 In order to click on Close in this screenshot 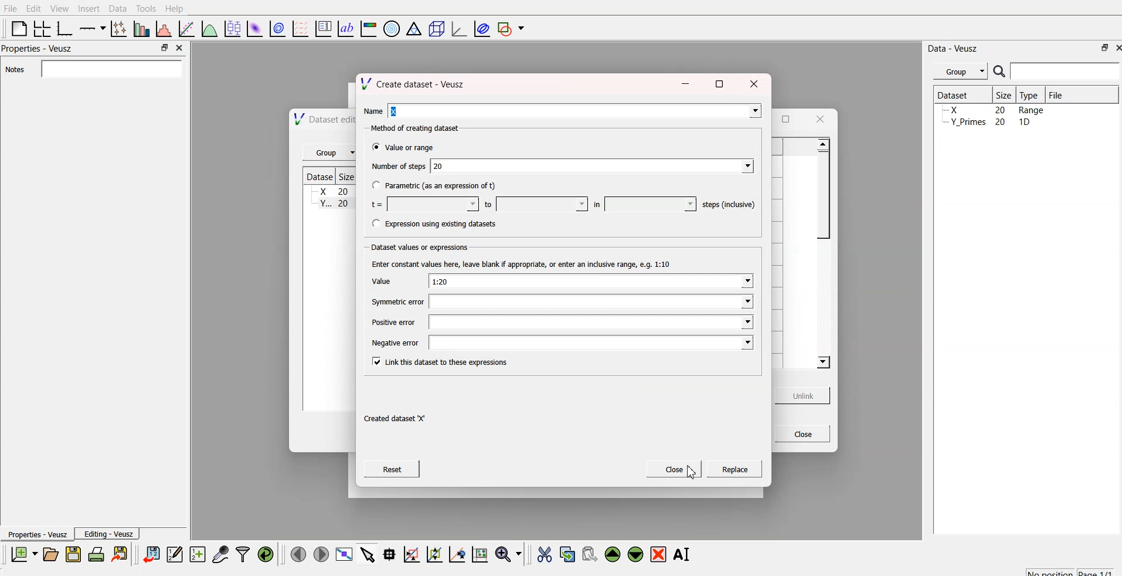, I will do `click(672, 470)`.